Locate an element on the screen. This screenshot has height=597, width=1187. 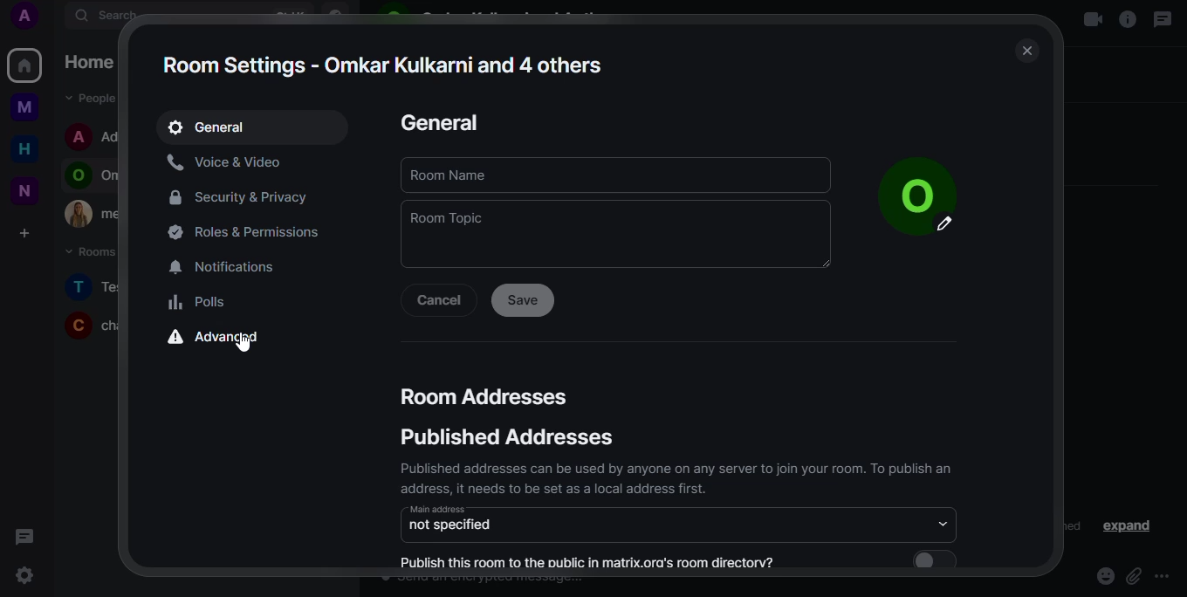
close is located at coordinates (1027, 51).